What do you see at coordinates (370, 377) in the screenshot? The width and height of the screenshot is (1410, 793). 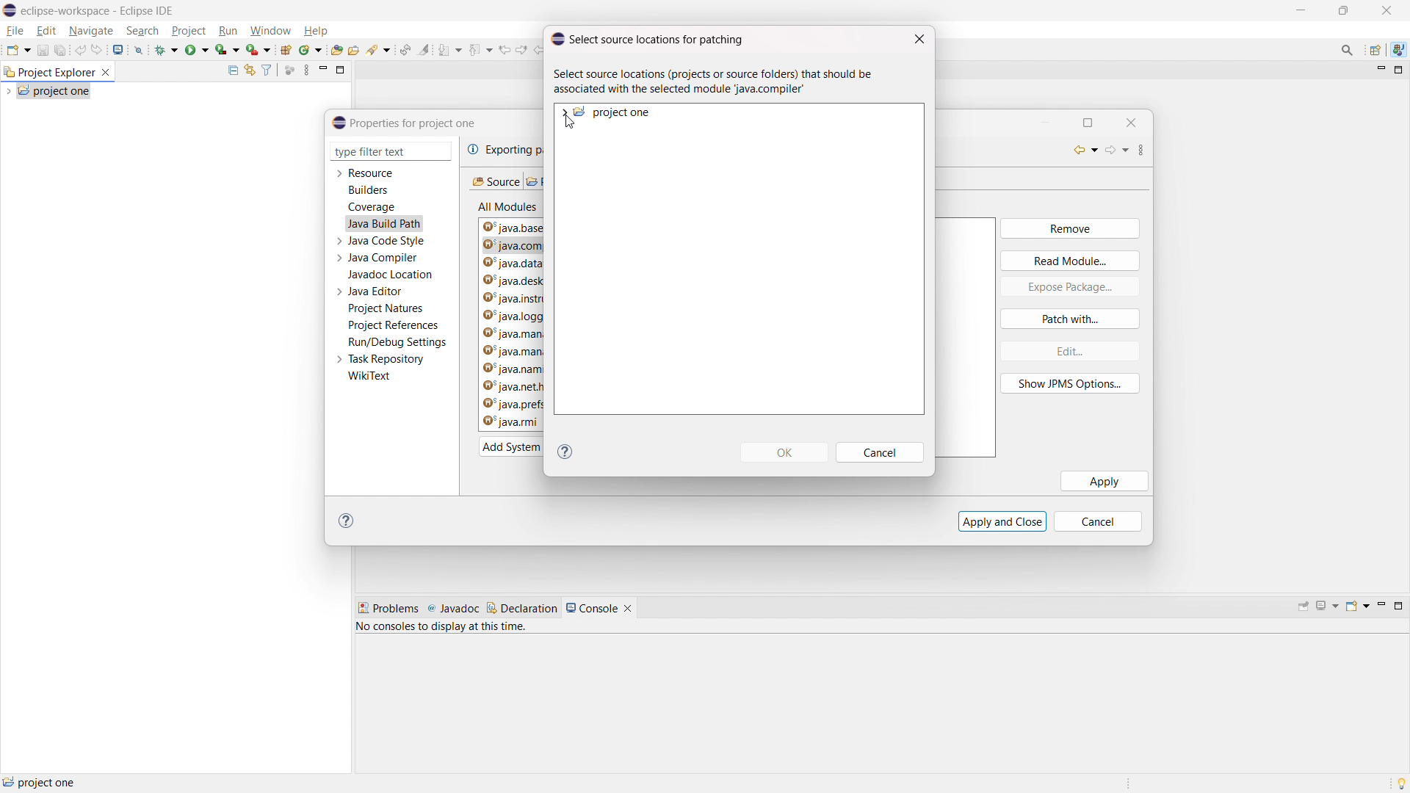 I see `wikitext` at bounding box center [370, 377].